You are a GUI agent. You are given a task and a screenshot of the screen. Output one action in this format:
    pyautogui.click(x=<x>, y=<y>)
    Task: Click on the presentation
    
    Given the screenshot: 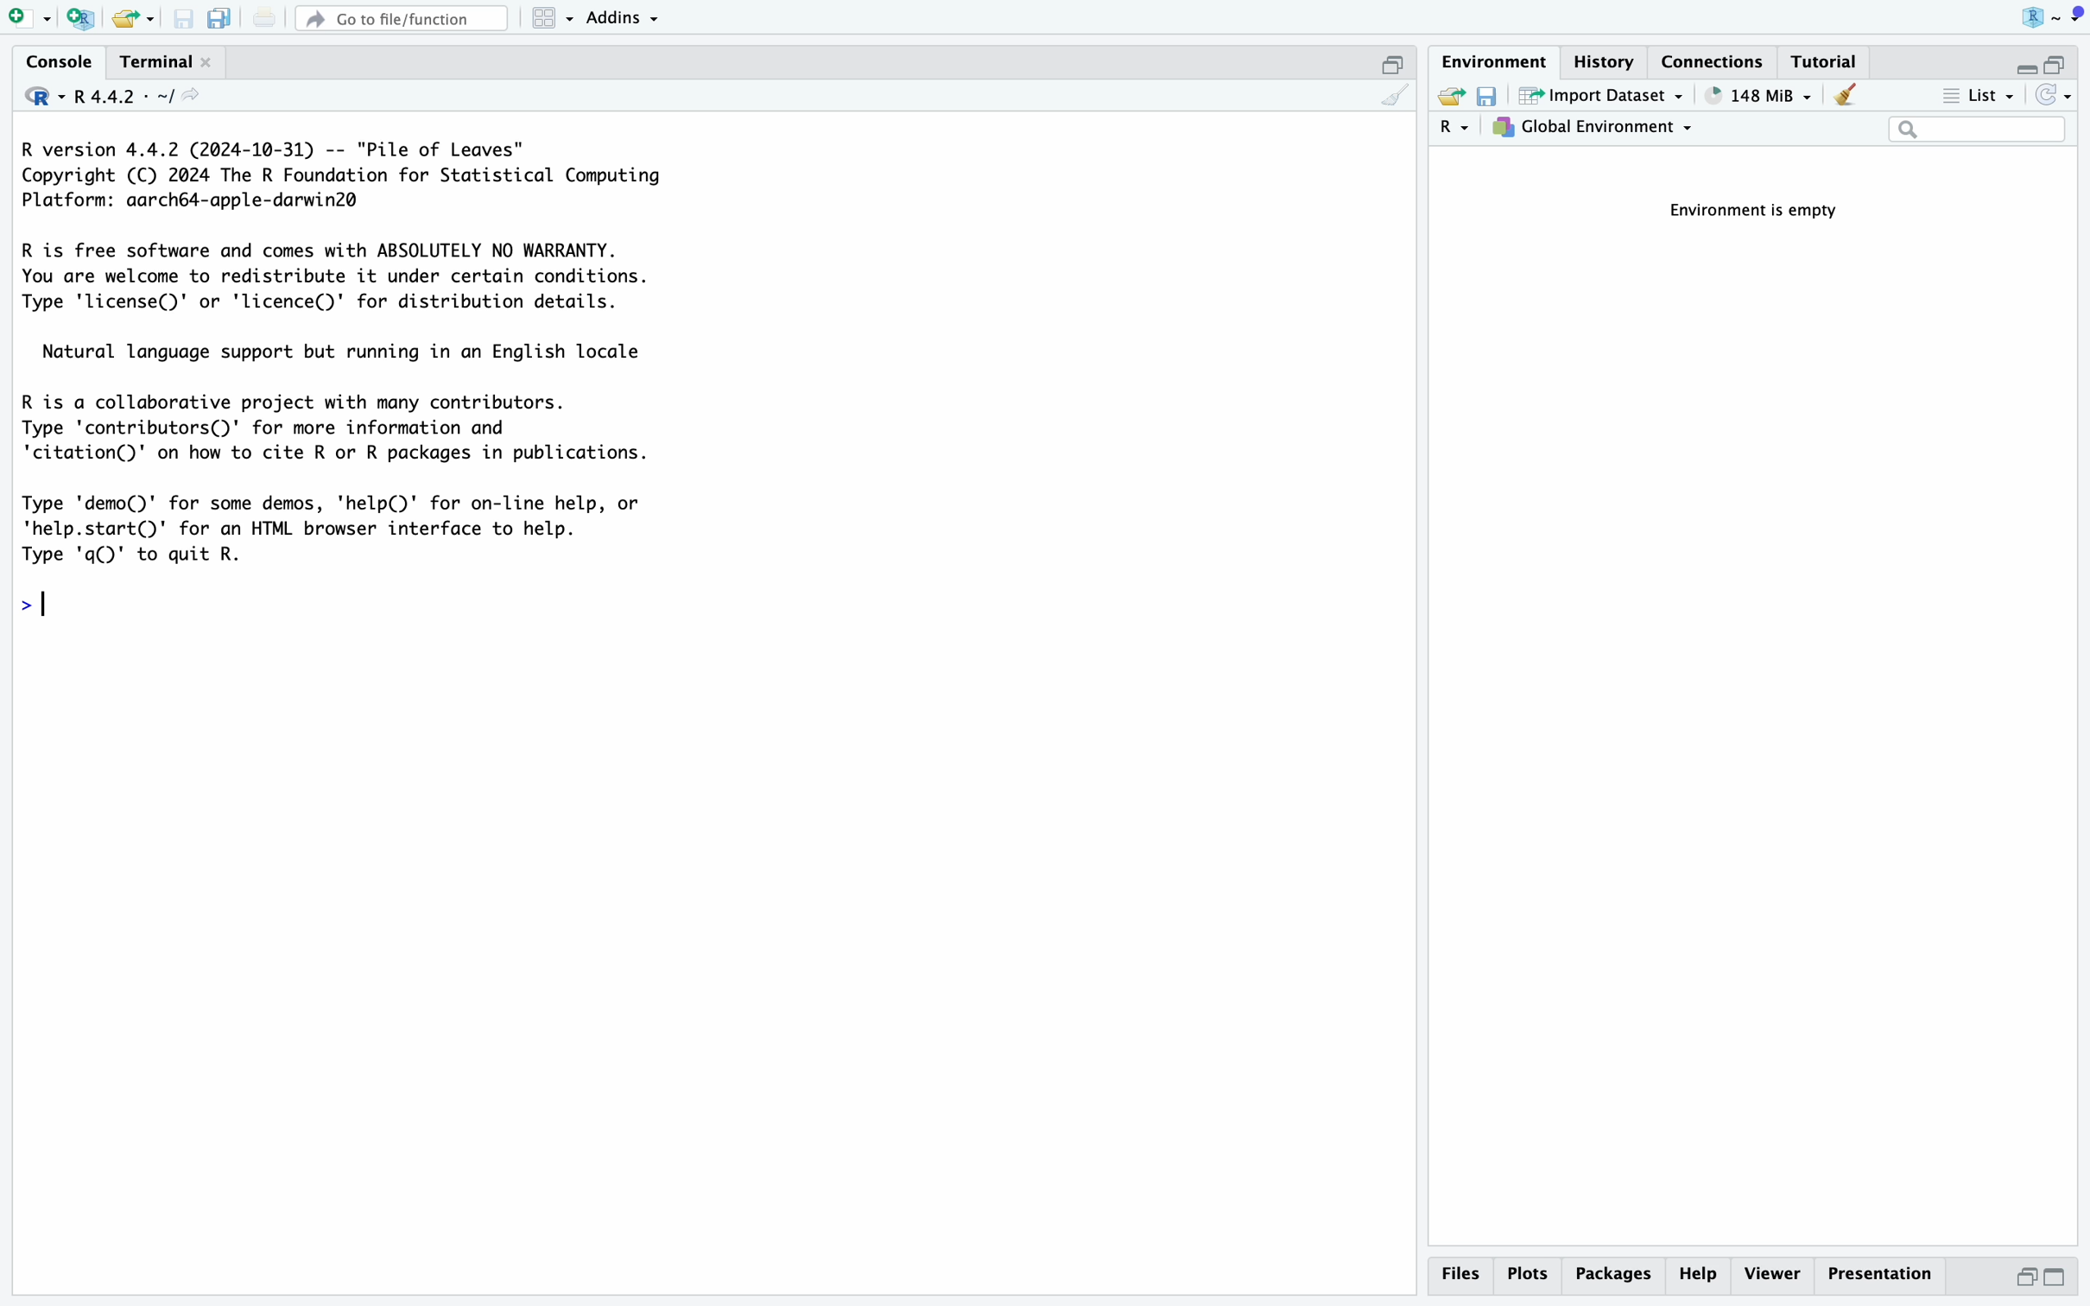 What is the action you would take?
    pyautogui.click(x=1888, y=1279)
    